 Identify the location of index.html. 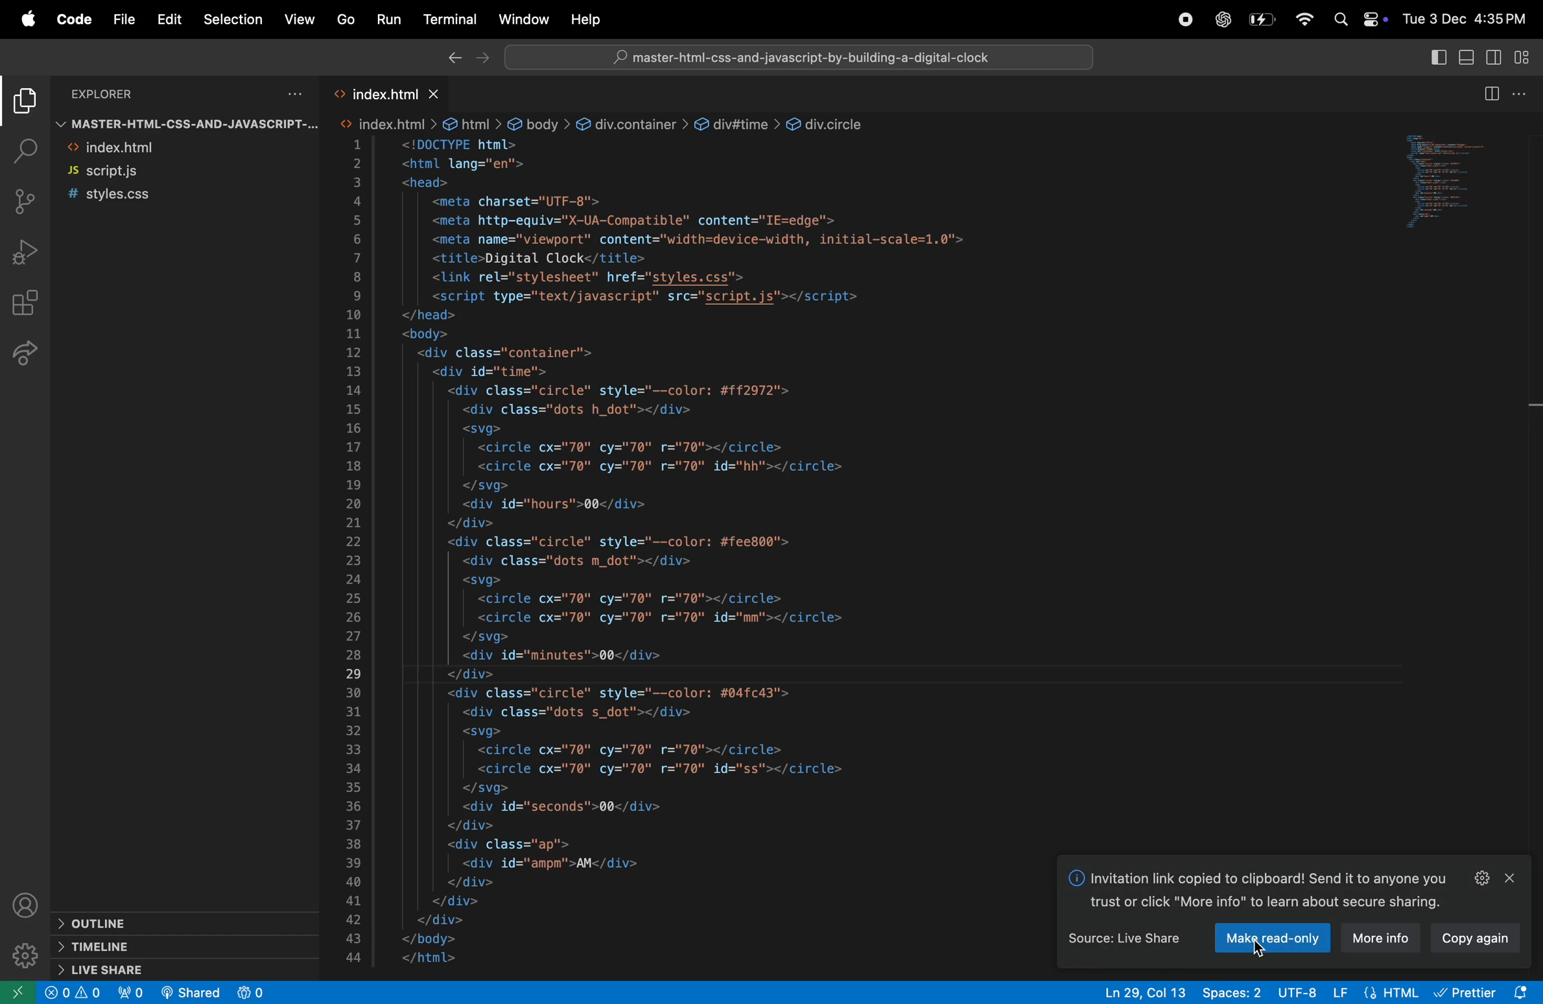
(381, 90).